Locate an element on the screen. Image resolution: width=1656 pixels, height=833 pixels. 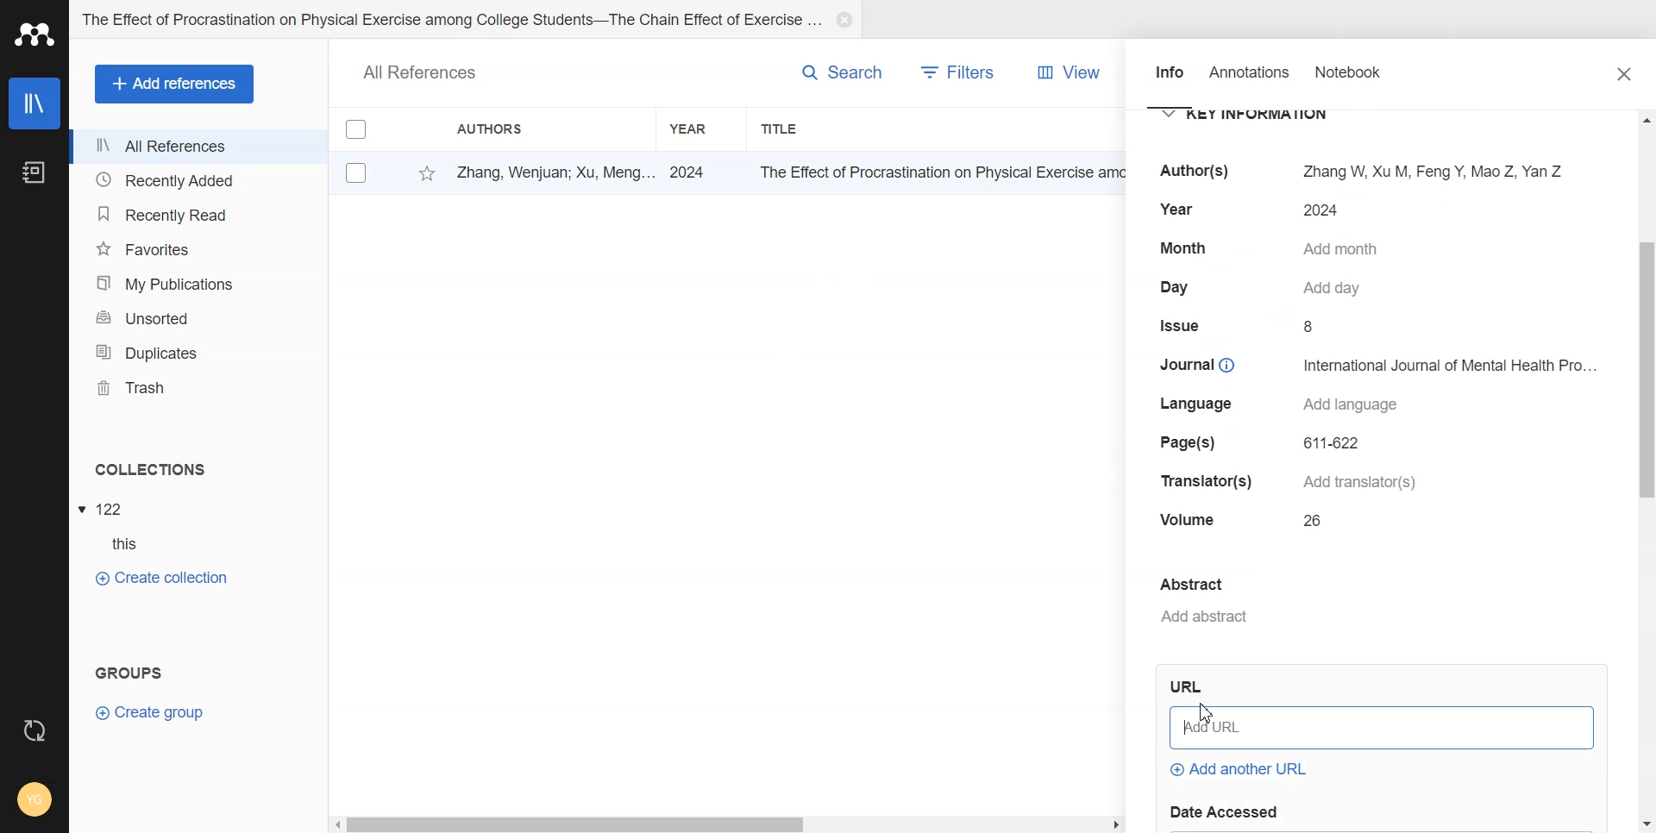
Annotation is located at coordinates (1251, 78).